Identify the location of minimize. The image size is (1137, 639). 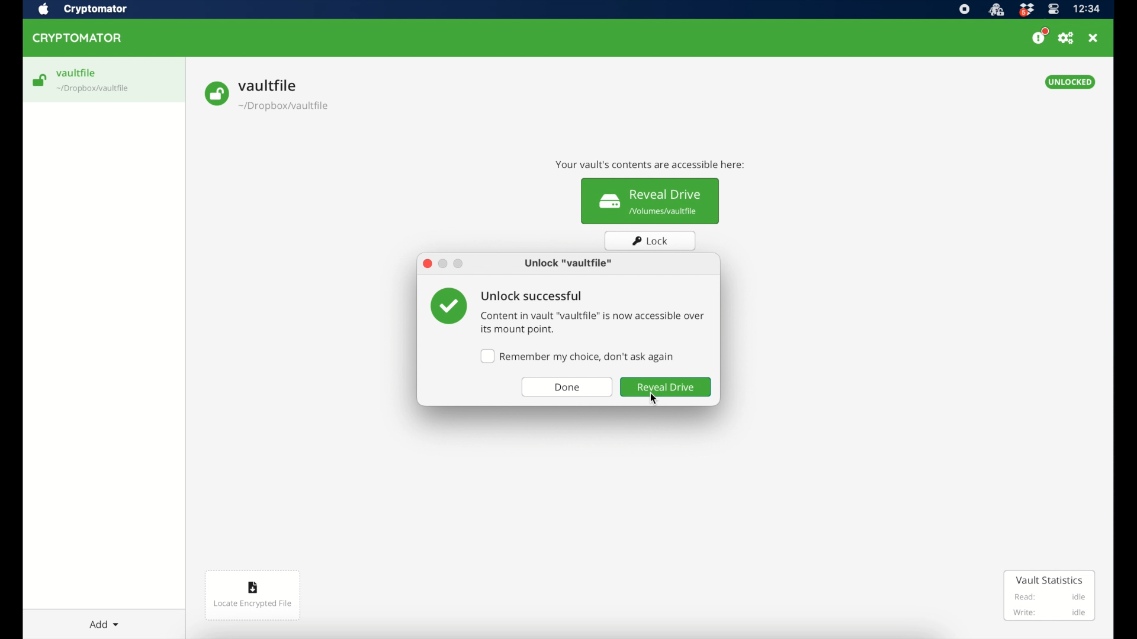
(444, 264).